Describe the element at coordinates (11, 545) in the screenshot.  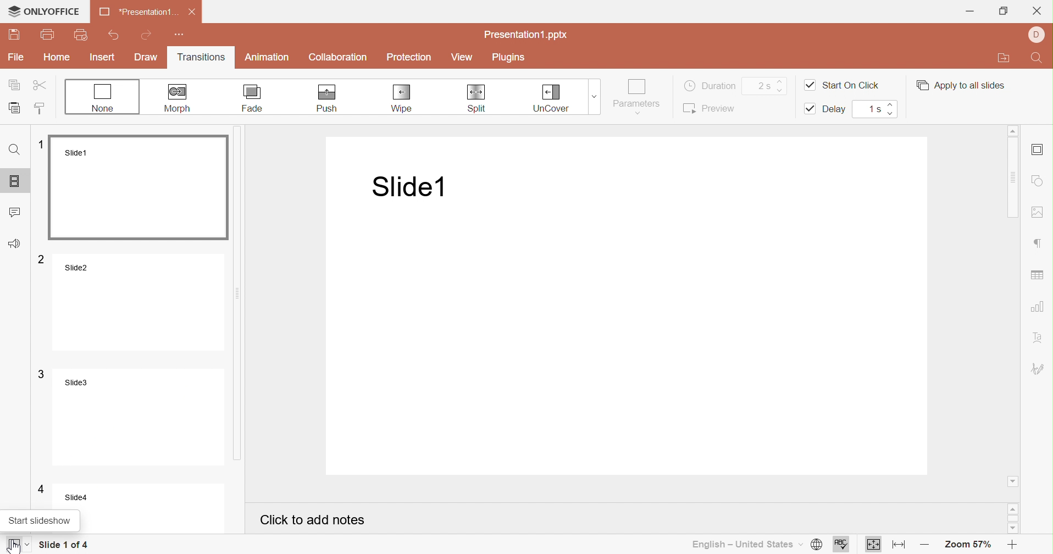
I see `Cursor` at that location.